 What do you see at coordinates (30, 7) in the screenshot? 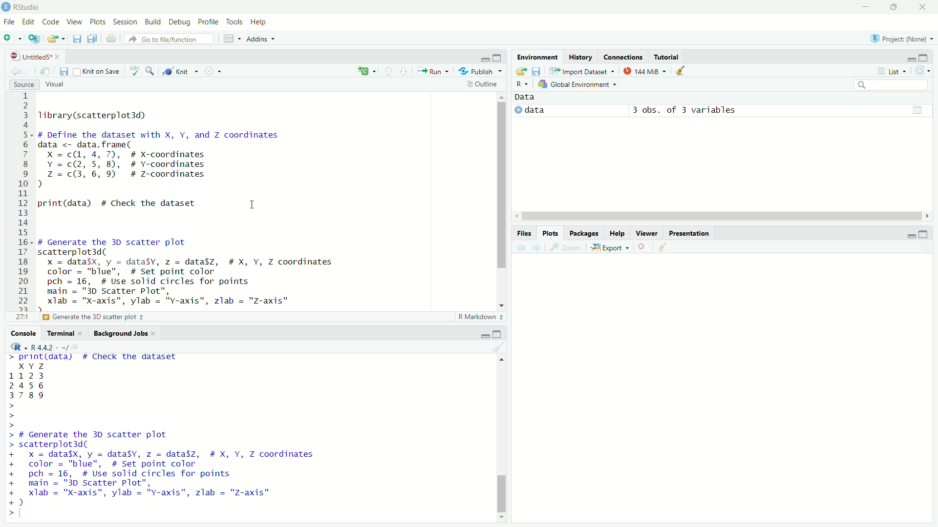
I see `RStudio` at bounding box center [30, 7].